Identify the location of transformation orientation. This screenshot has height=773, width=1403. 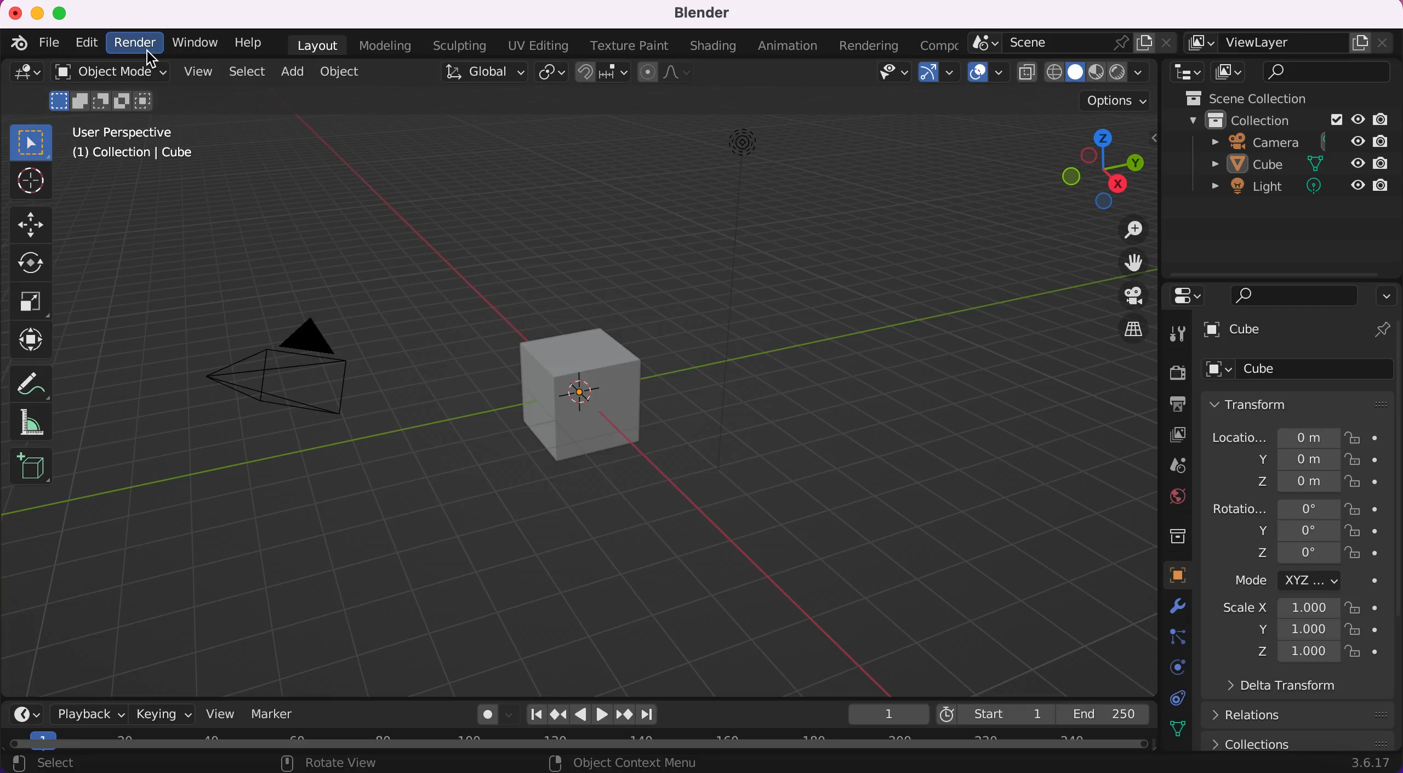
(478, 77).